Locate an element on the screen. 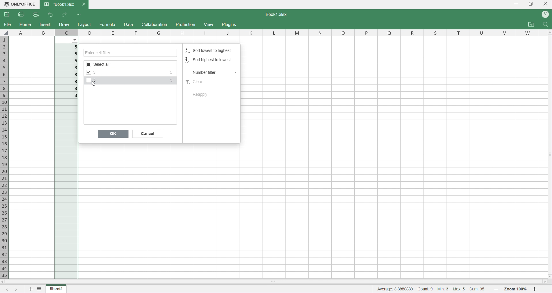  Protection is located at coordinates (186, 25).